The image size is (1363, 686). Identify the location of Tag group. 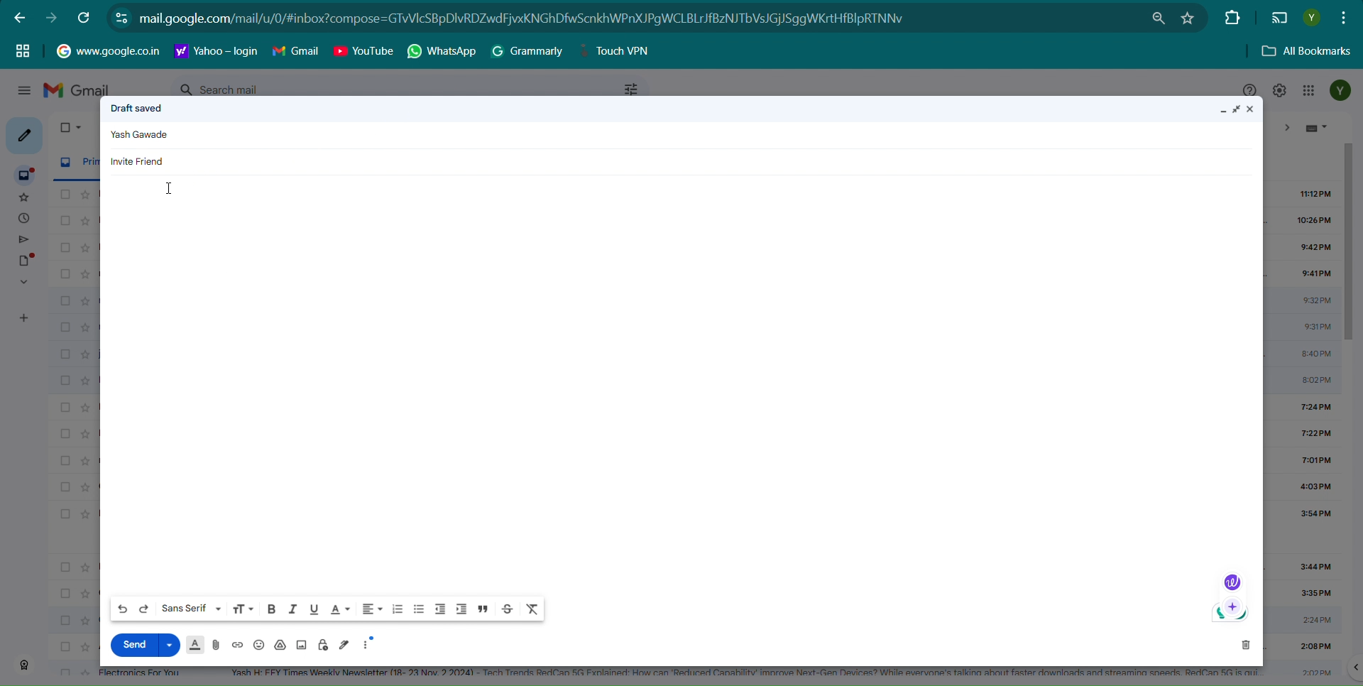
(23, 50).